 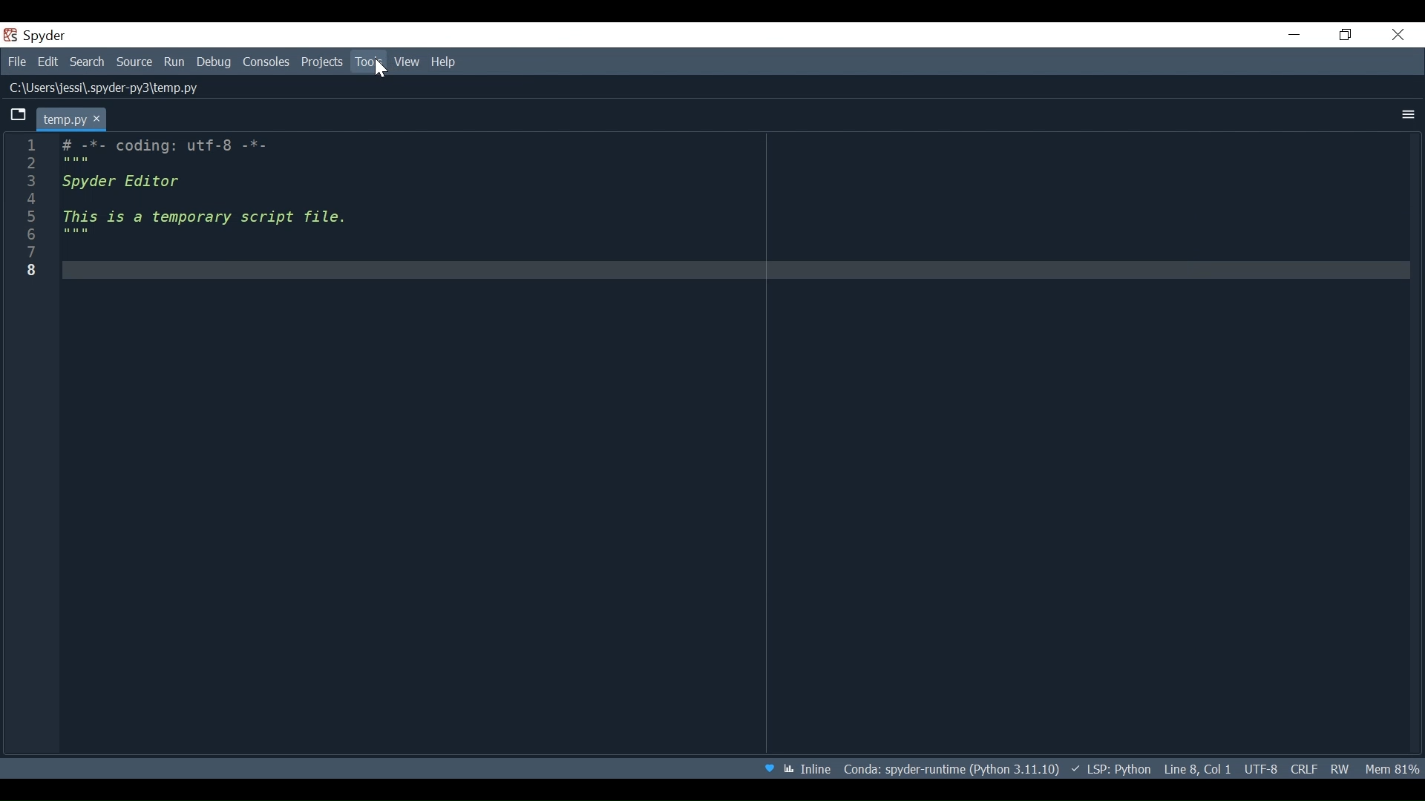 I want to click on Source, so click(x=135, y=62).